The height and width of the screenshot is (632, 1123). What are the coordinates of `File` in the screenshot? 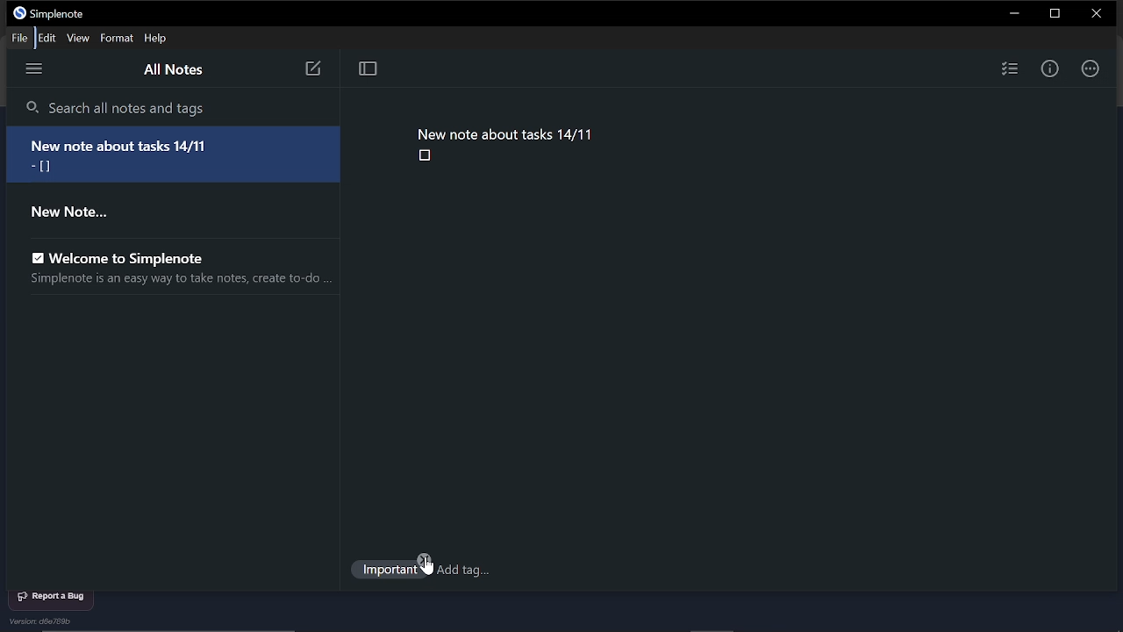 It's located at (18, 37).